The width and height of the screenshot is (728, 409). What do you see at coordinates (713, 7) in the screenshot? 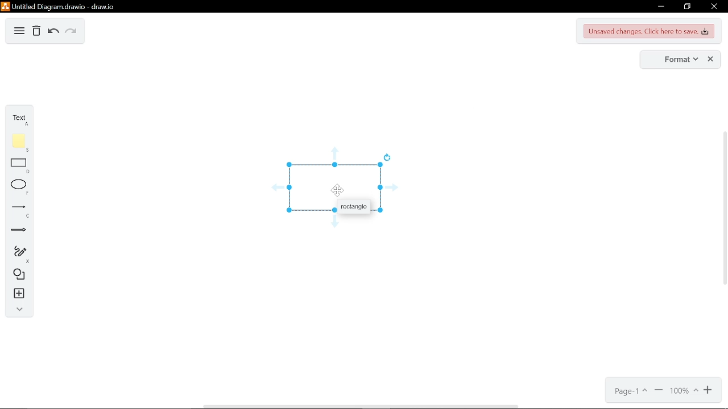
I see `close` at bounding box center [713, 7].